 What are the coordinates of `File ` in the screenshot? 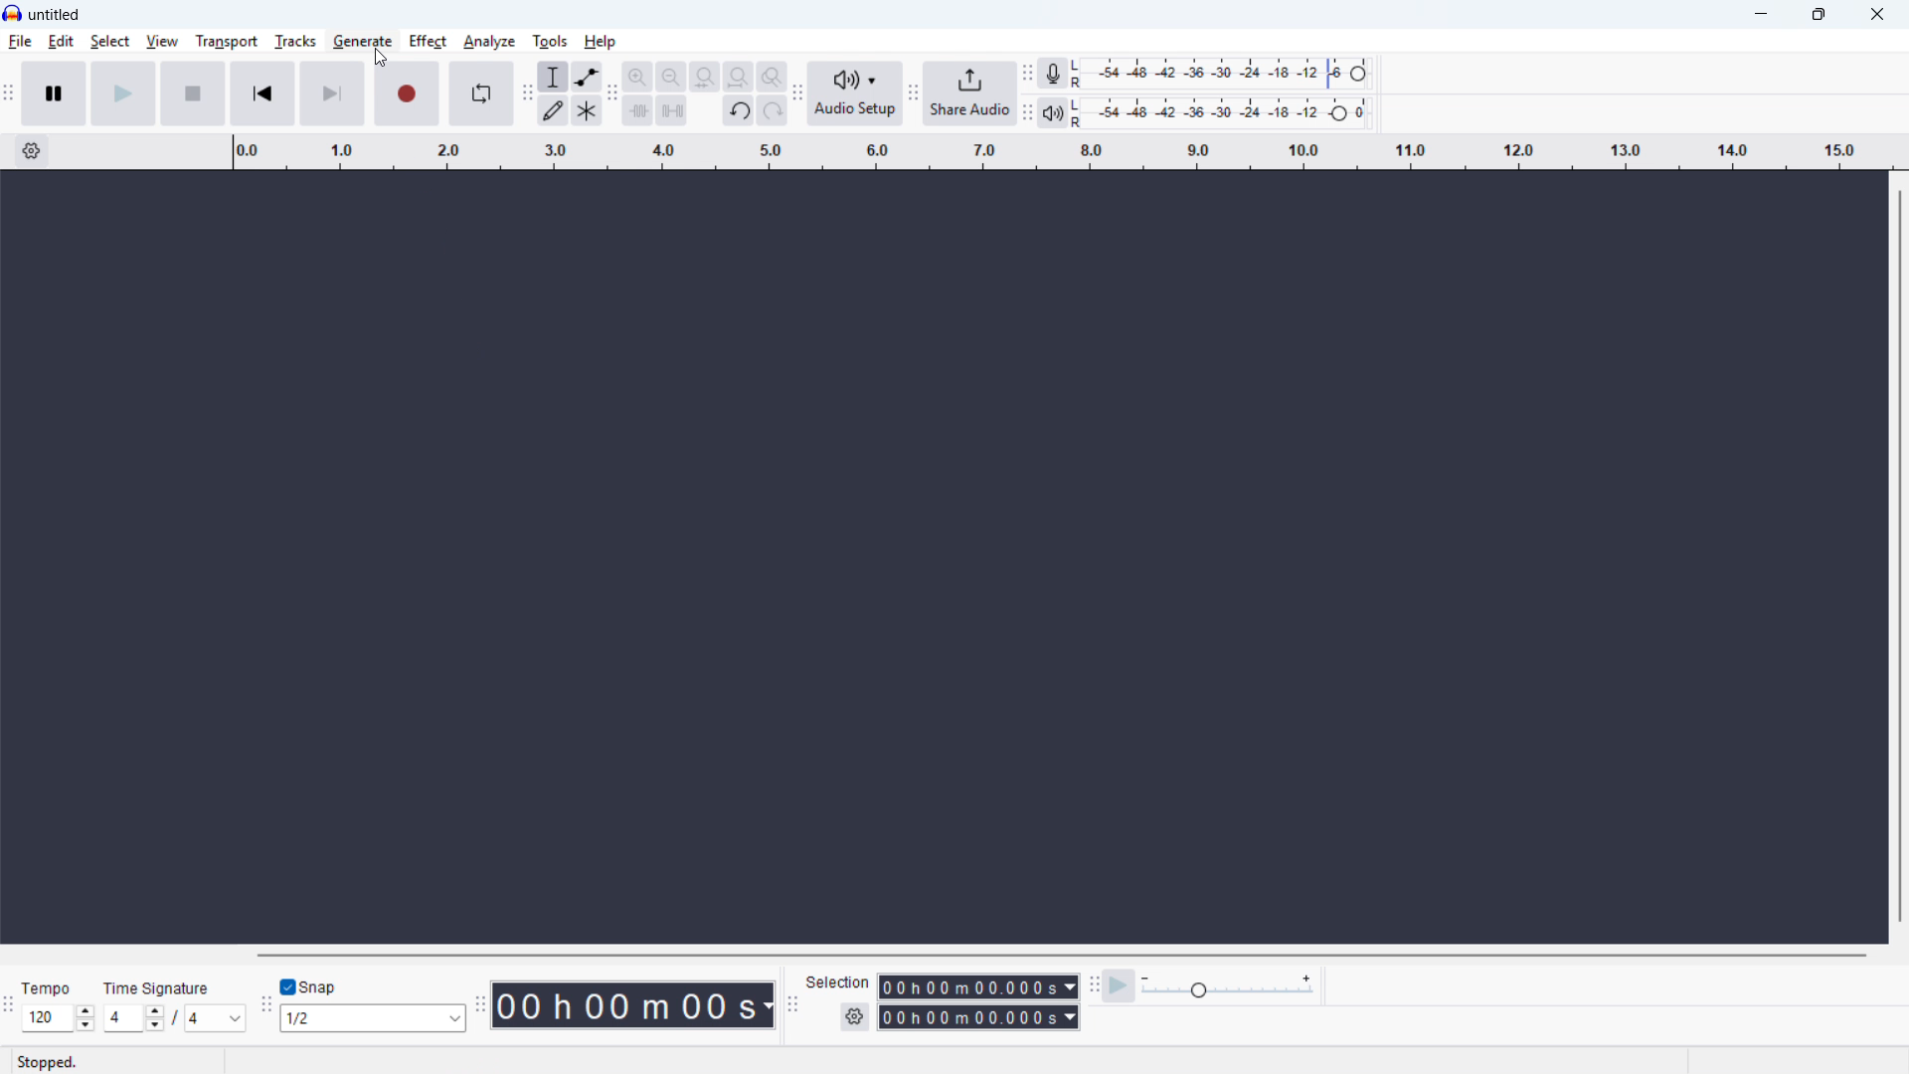 It's located at (20, 43).